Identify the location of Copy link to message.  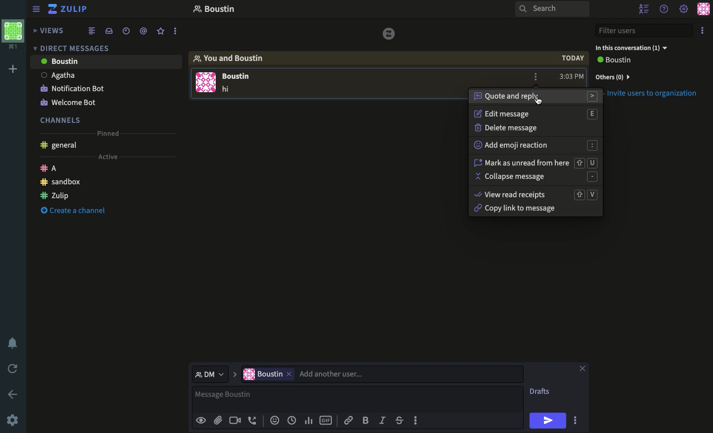
(515, 209).